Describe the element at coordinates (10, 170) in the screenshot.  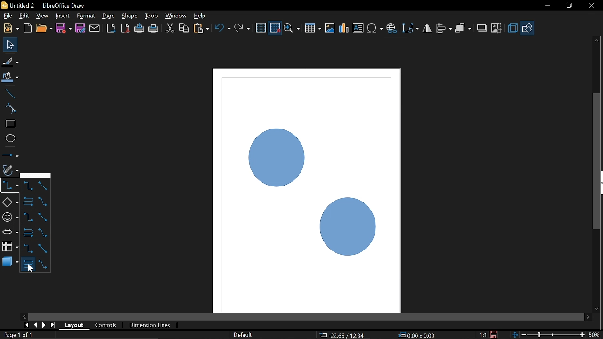
I see `Curves and polygons` at that location.